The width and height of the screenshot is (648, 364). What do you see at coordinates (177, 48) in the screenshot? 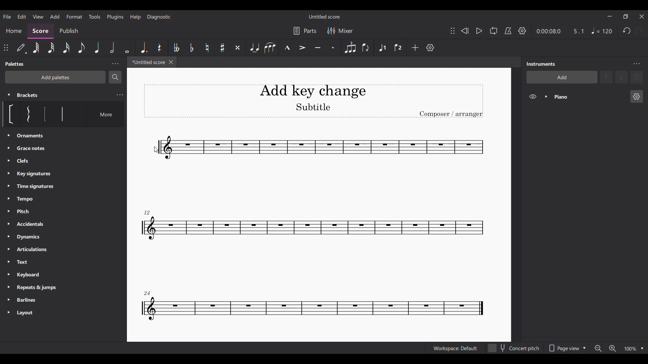
I see `Toggle double flat` at bounding box center [177, 48].